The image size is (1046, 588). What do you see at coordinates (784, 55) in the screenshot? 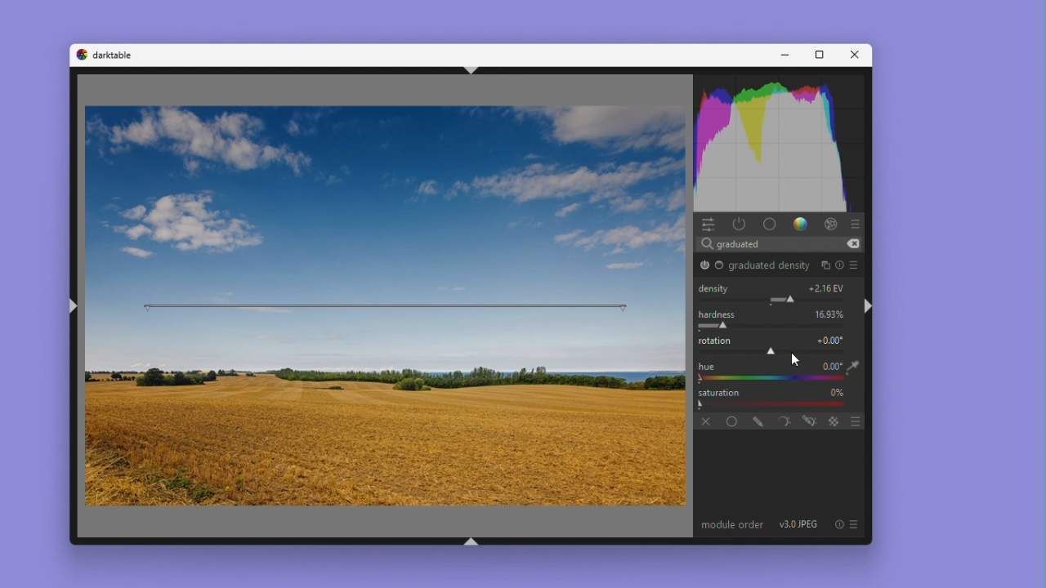
I see `Minimise` at bounding box center [784, 55].